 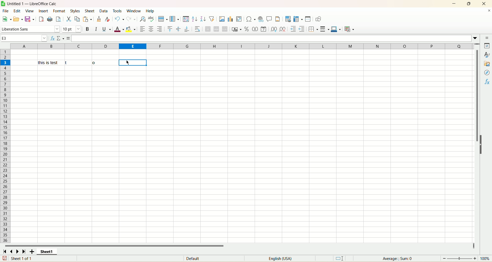 I want to click on standard selection, so click(x=344, y=258).